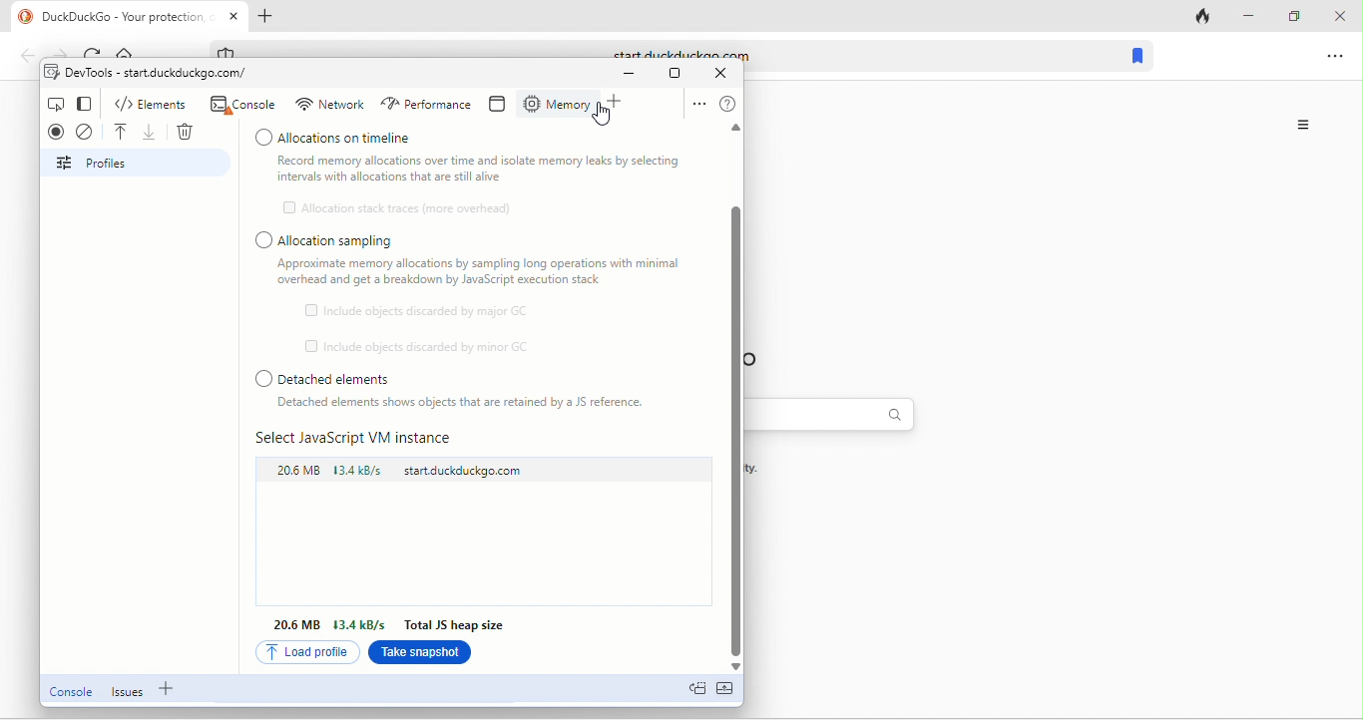  Describe the element at coordinates (184, 130) in the screenshot. I see `delete` at that location.